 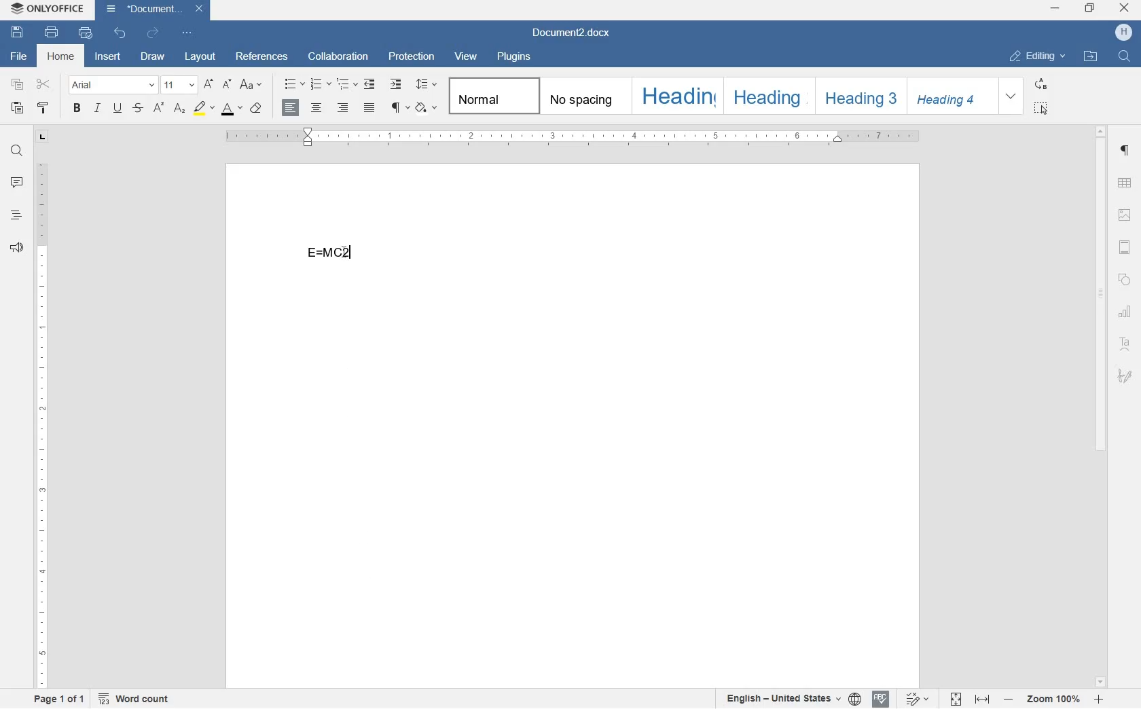 What do you see at coordinates (1126, 378) in the screenshot?
I see `signature` at bounding box center [1126, 378].